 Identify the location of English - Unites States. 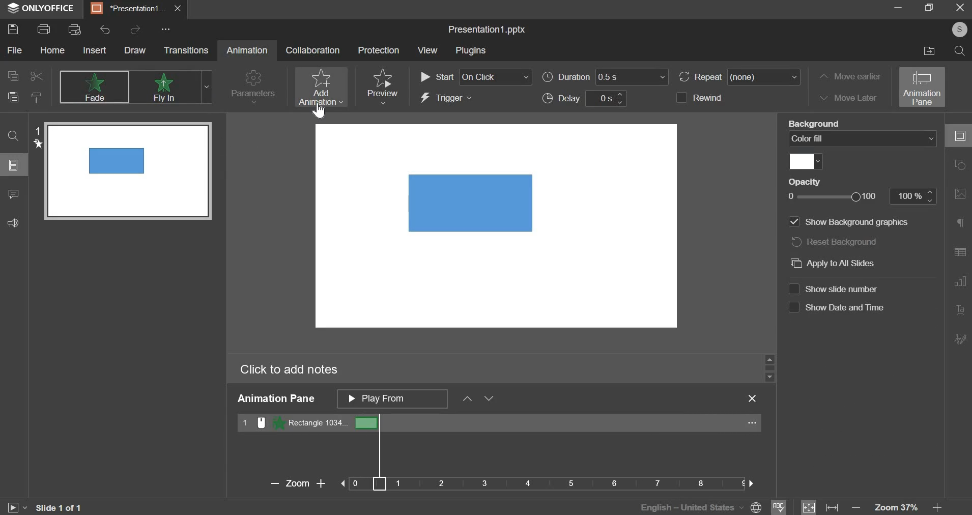
(690, 508).